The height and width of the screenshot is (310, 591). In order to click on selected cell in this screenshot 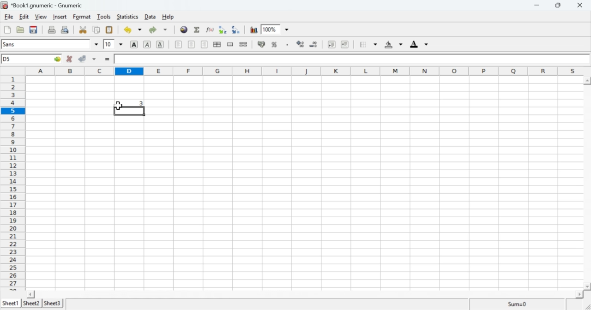, I will do `click(129, 111)`.